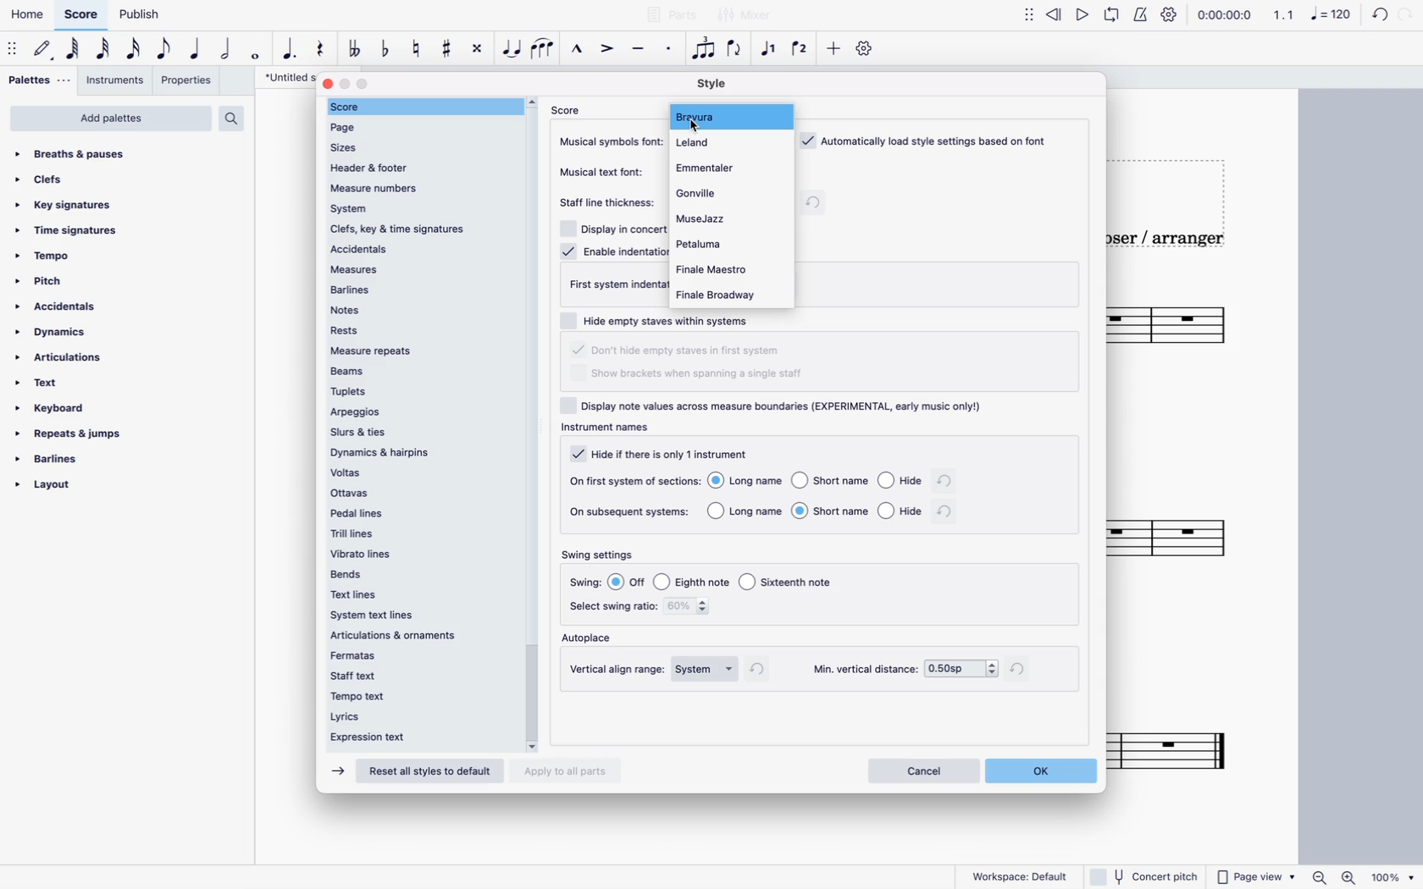 The width and height of the screenshot is (1423, 889). What do you see at coordinates (418, 674) in the screenshot?
I see `staff text` at bounding box center [418, 674].